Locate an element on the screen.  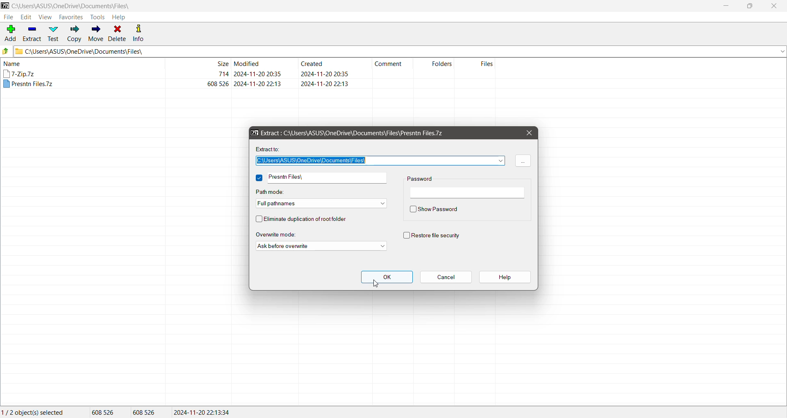
Current Folder Path is located at coordinates (72, 5).